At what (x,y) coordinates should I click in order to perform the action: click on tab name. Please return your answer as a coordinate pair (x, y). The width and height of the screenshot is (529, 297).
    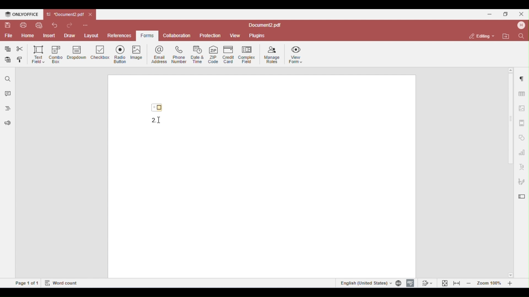
    Looking at the image, I should click on (65, 15).